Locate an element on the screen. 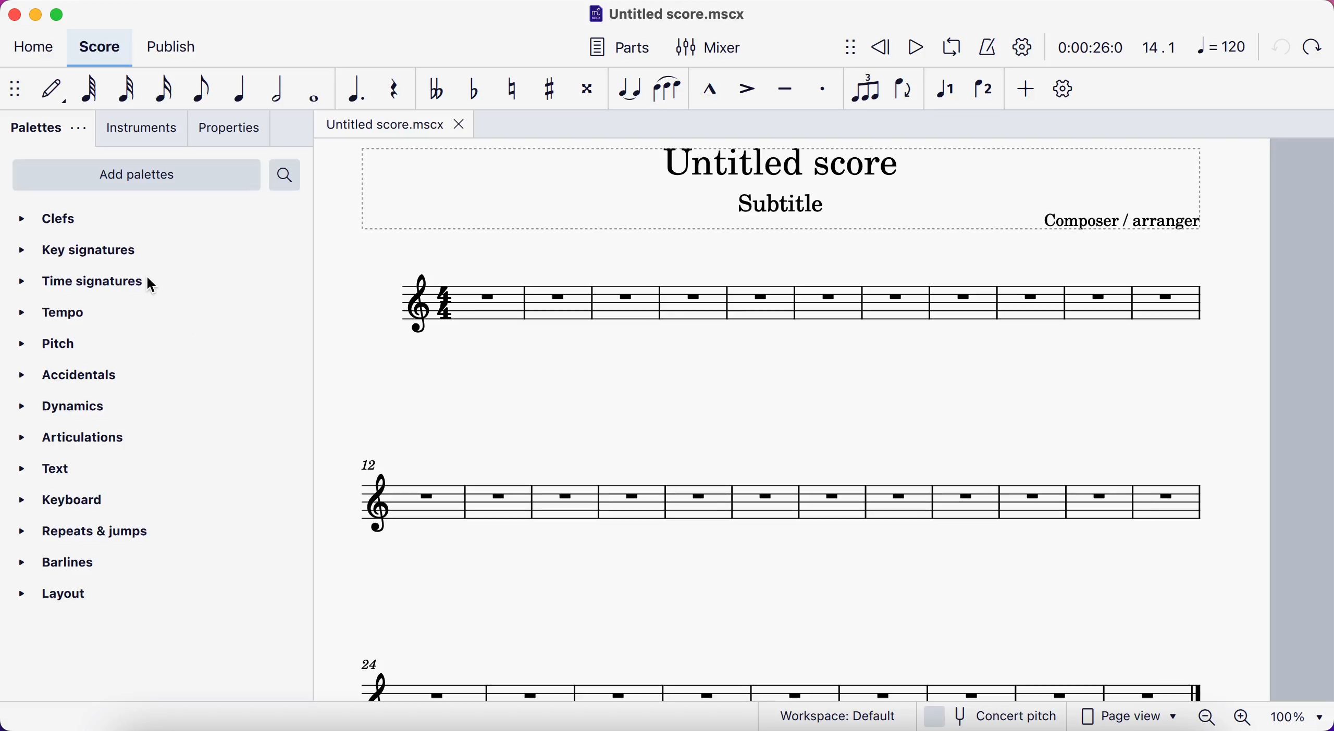  pitch is located at coordinates (67, 346).